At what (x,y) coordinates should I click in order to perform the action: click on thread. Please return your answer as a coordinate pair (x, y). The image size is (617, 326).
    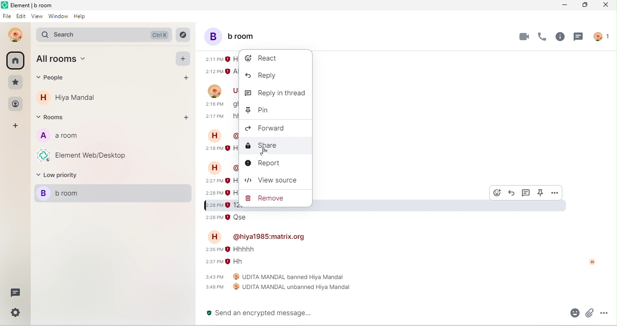
    Looking at the image, I should click on (526, 193).